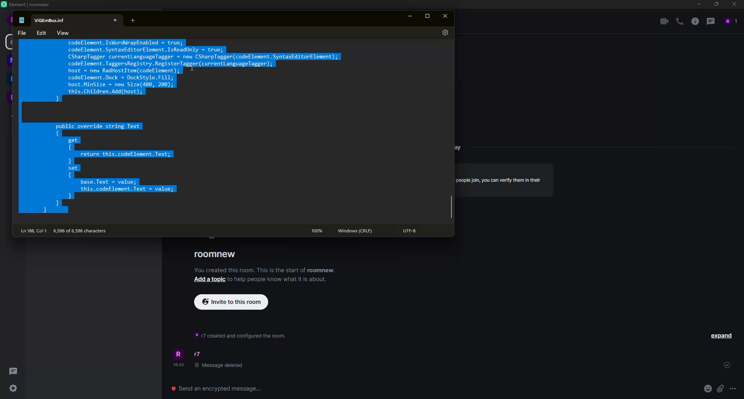  Describe the element at coordinates (218, 387) in the screenshot. I see `send encrypted message` at that location.